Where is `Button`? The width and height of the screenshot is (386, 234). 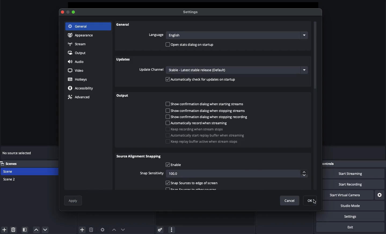 Button is located at coordinates (68, 12).